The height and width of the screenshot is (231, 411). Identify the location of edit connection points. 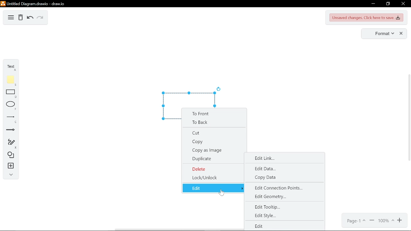
(277, 189).